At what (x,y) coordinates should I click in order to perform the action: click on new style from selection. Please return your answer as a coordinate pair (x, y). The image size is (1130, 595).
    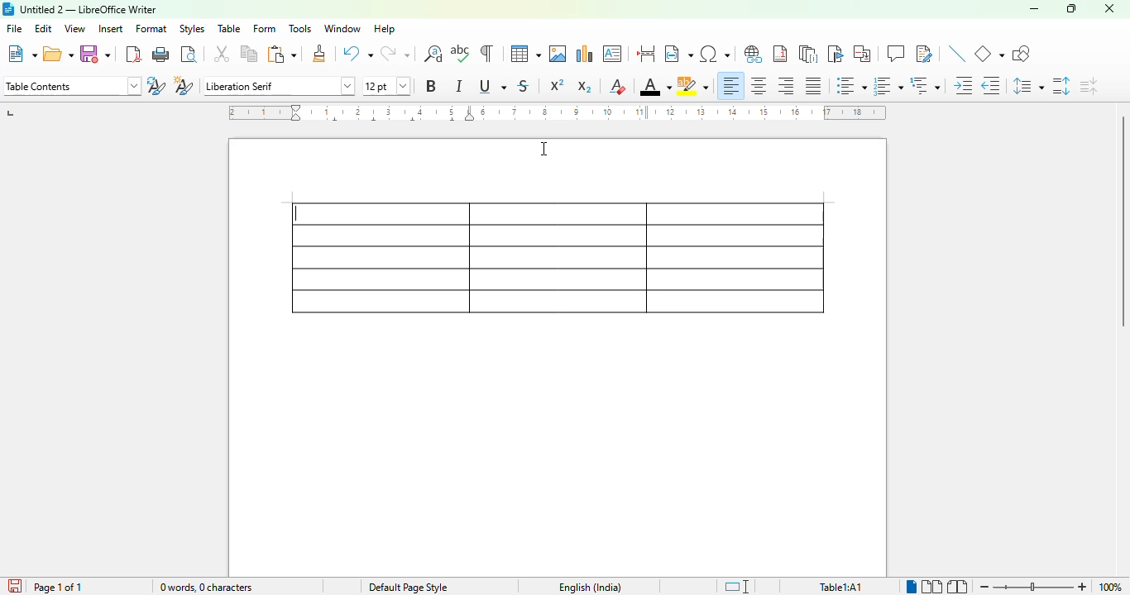
    Looking at the image, I should click on (184, 86).